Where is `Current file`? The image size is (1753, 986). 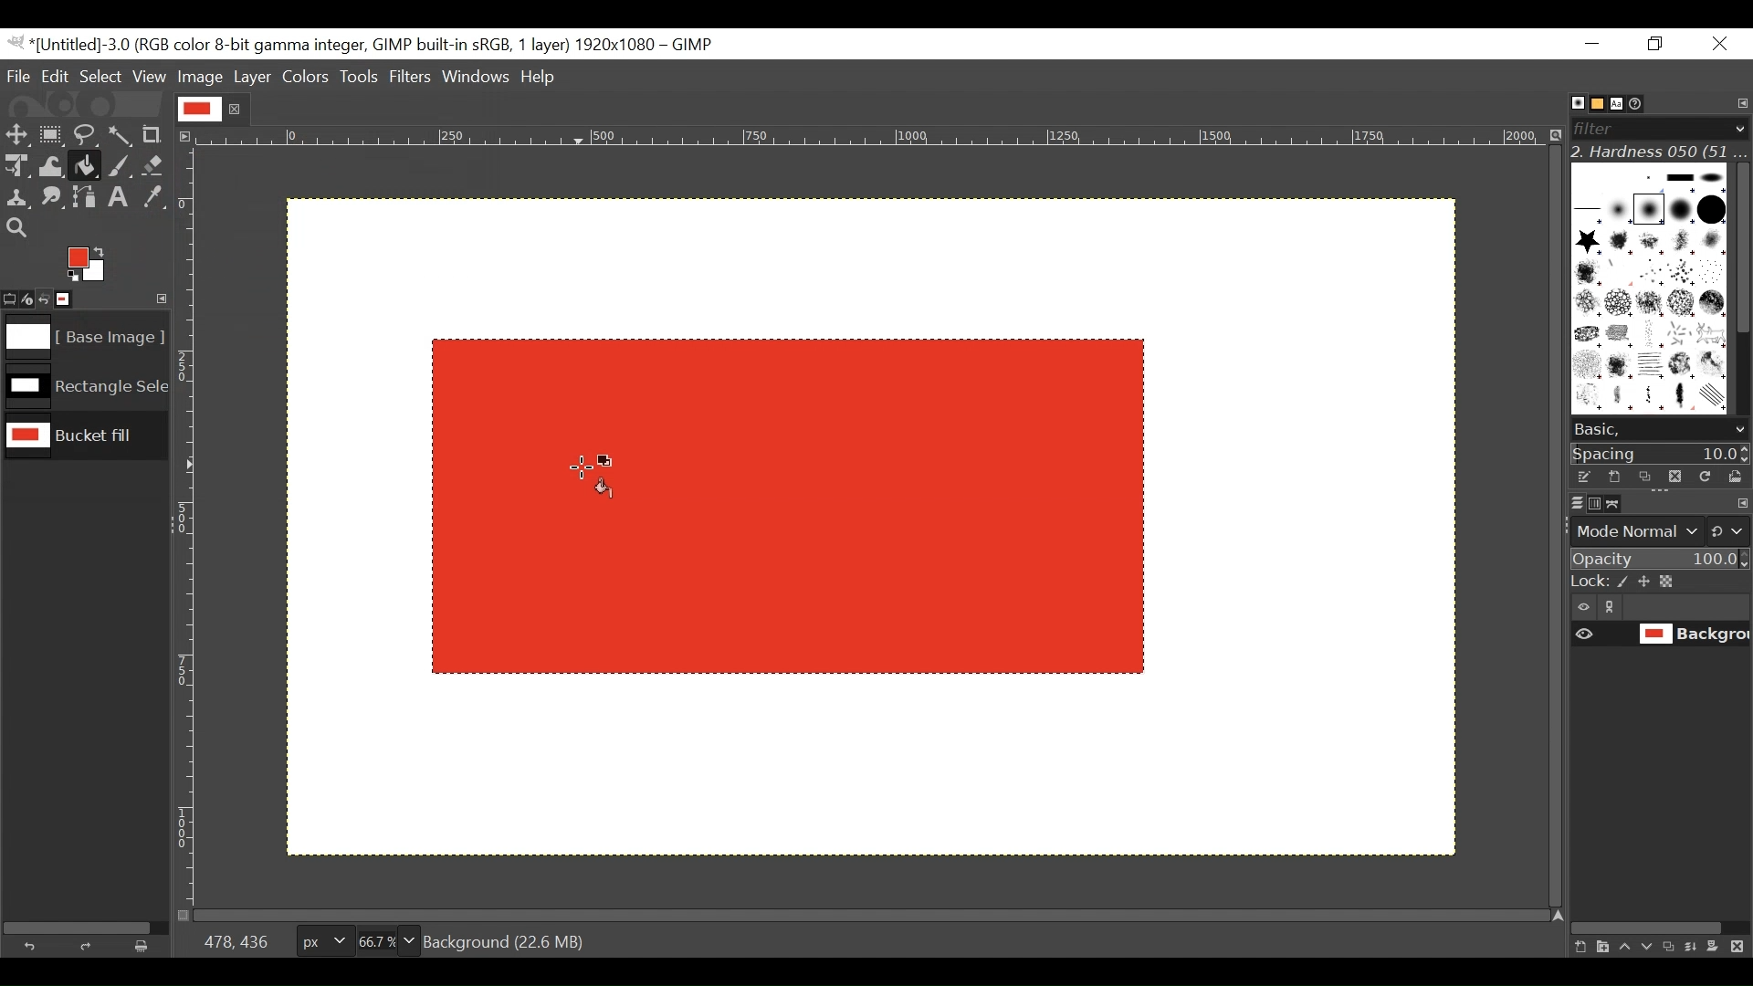 Current file is located at coordinates (199, 109).